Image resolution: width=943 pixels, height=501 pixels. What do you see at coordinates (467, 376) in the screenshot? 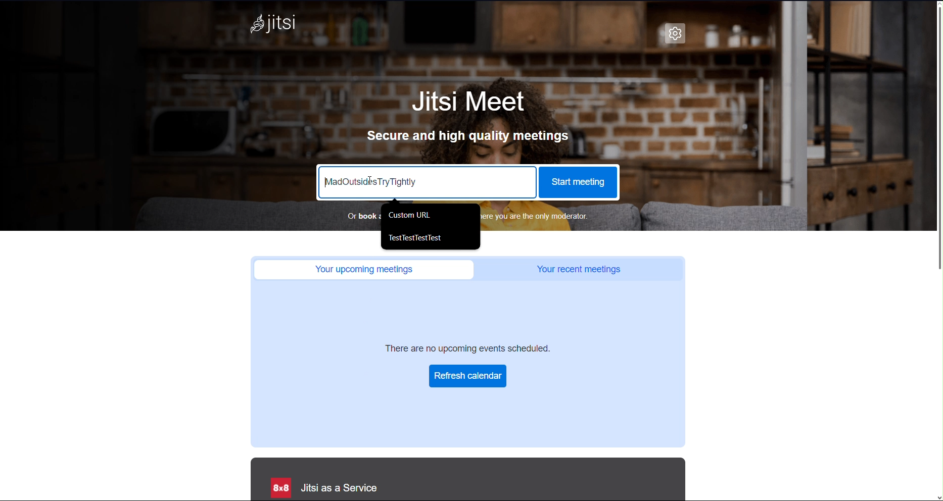
I see `Refresh` at bounding box center [467, 376].